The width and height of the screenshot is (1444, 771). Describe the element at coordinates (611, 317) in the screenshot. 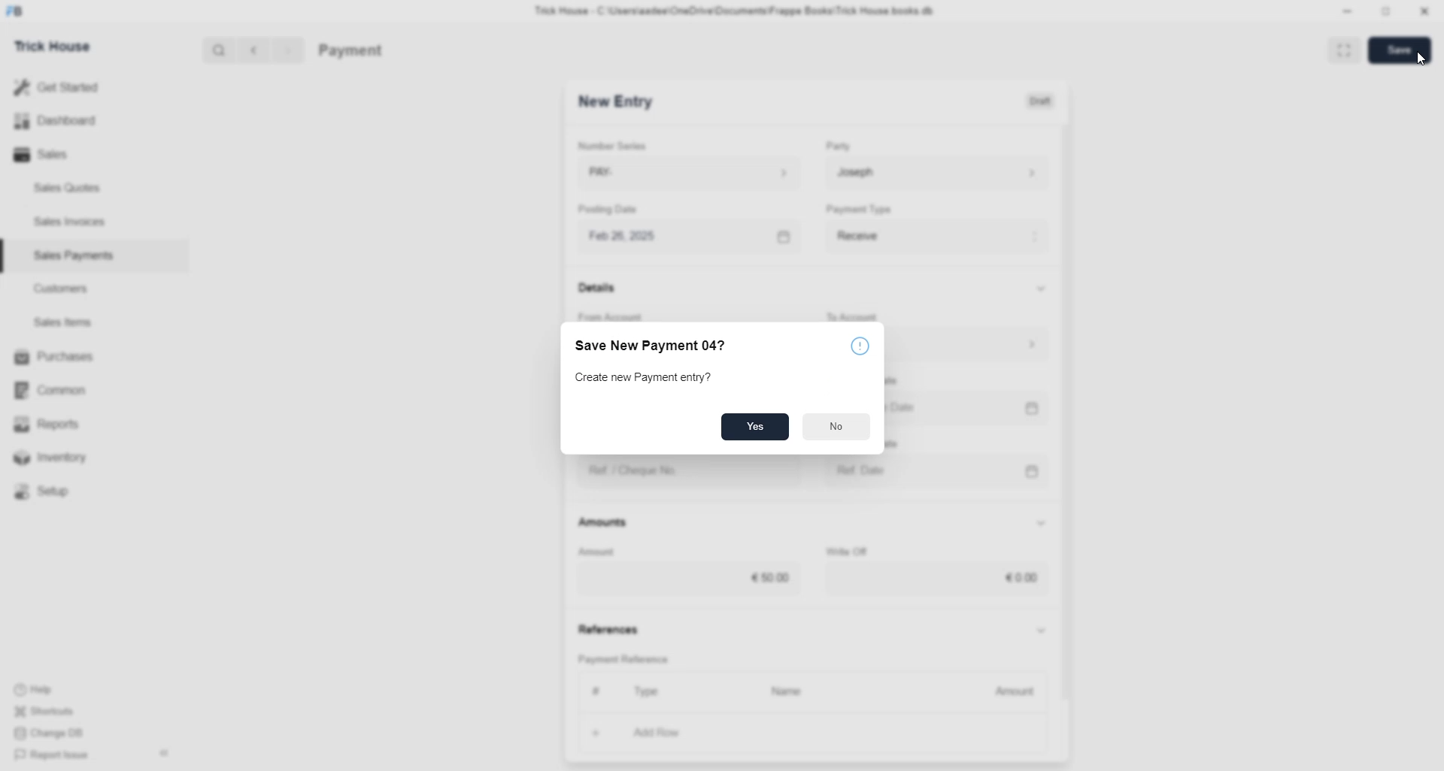

I see `From Account` at that location.